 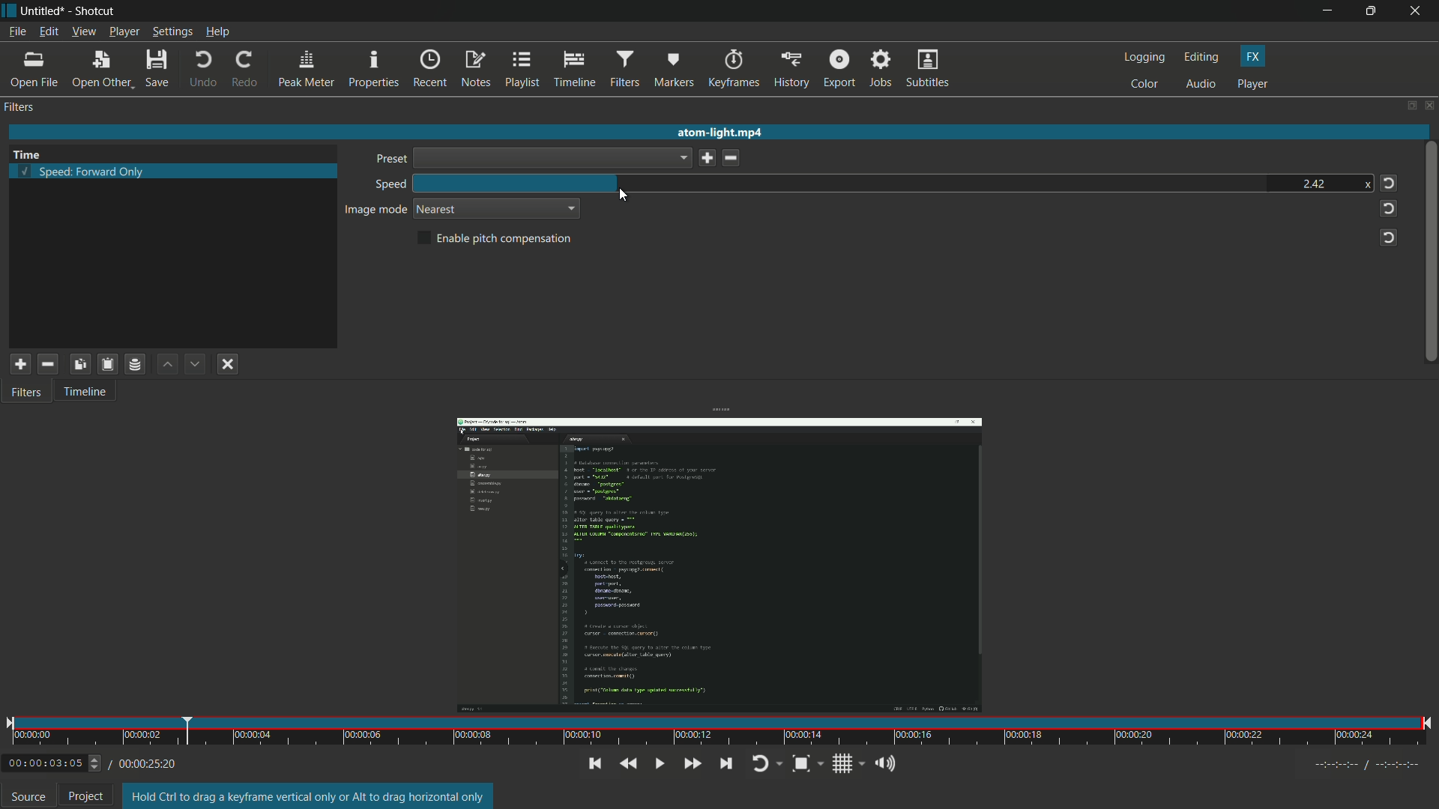 I want to click on jobs, so click(x=882, y=69).